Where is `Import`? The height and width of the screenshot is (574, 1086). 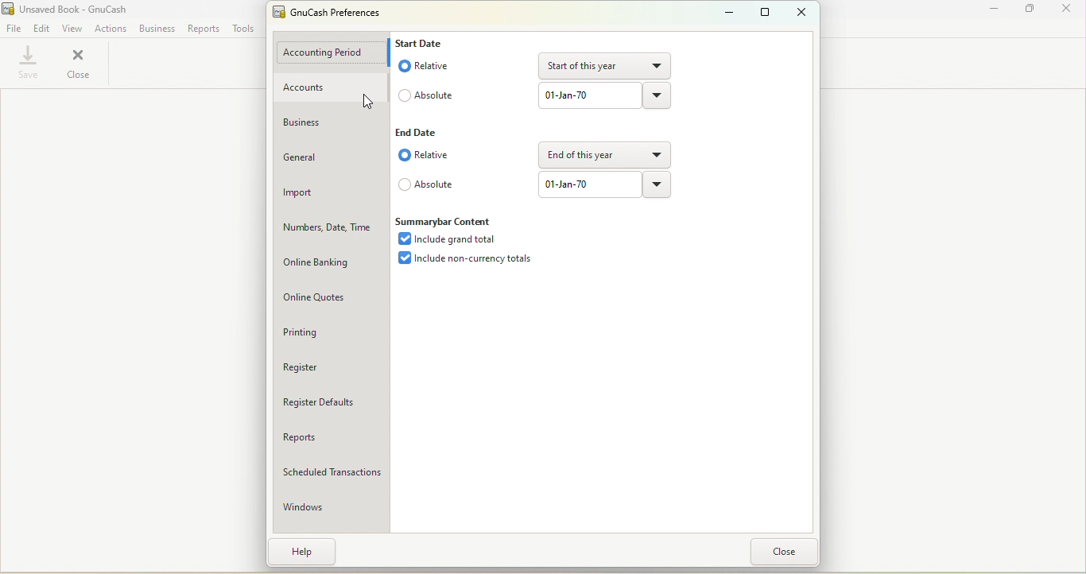 Import is located at coordinates (329, 192).